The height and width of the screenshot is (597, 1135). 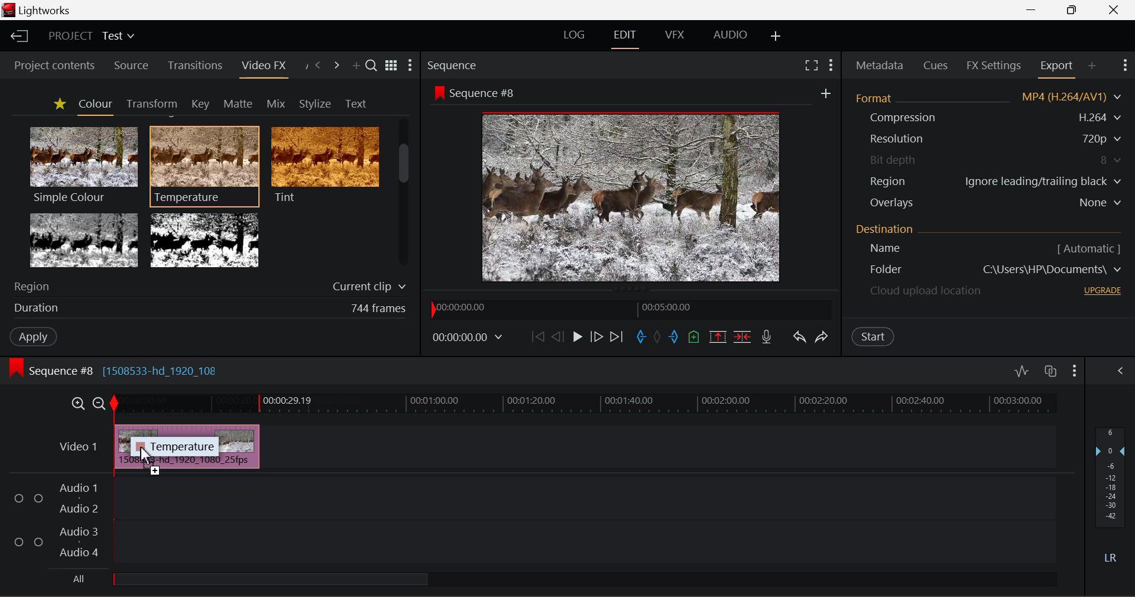 What do you see at coordinates (271, 578) in the screenshot?
I see `all Audio` at bounding box center [271, 578].